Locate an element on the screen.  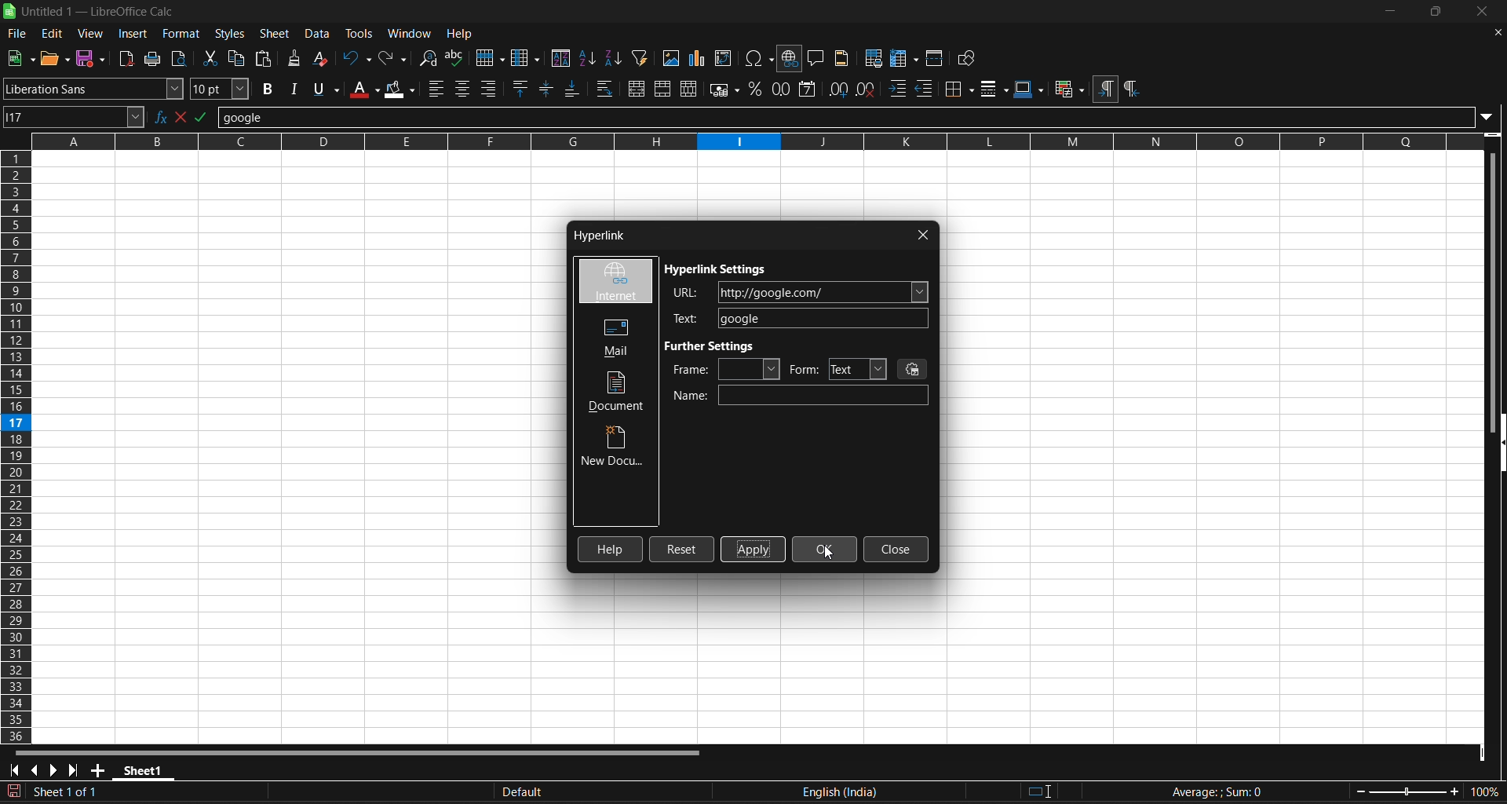
insert or edit pivot table is located at coordinates (725, 58).